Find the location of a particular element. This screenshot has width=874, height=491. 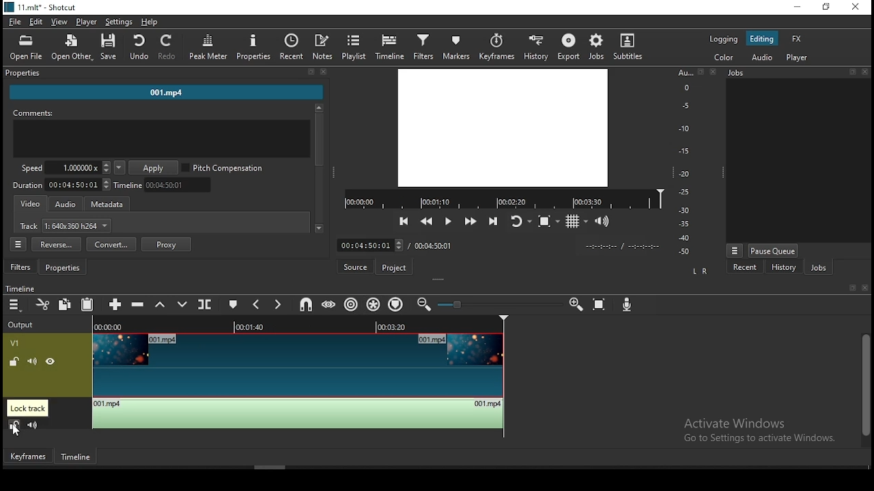

jobs is located at coordinates (817, 267).